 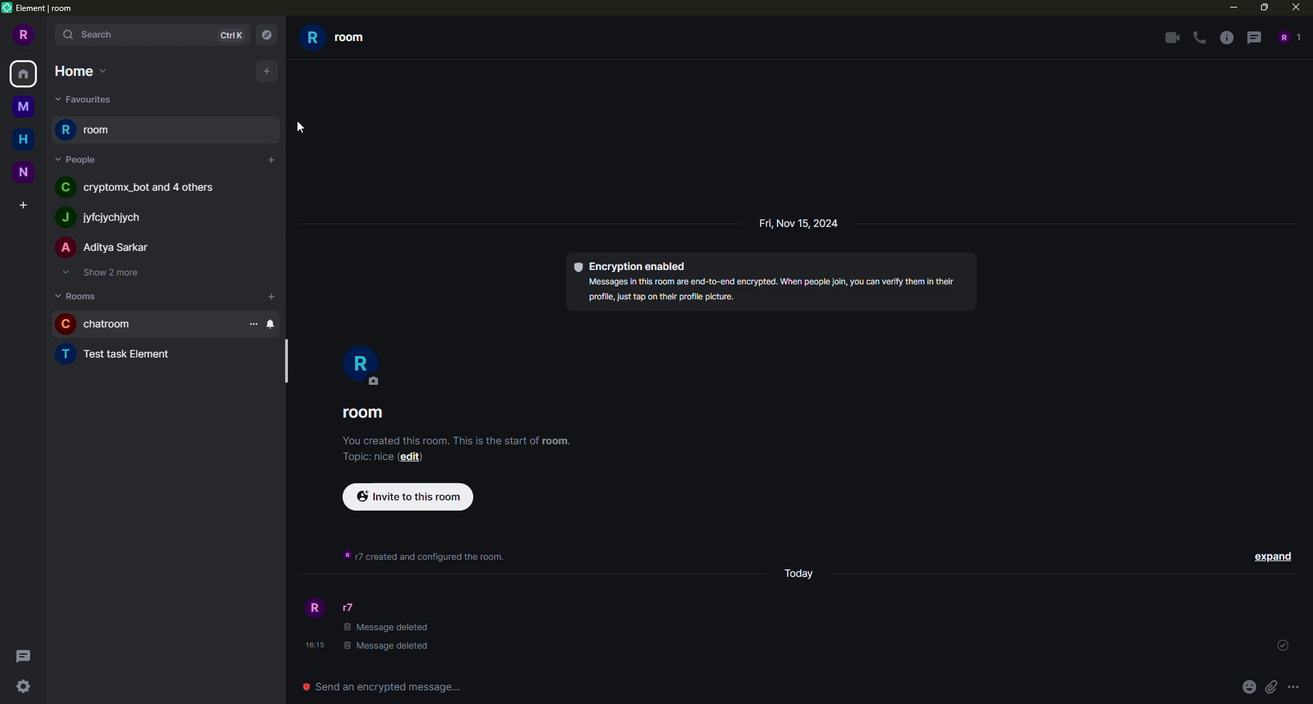 I want to click on scroll, so click(x=286, y=363).